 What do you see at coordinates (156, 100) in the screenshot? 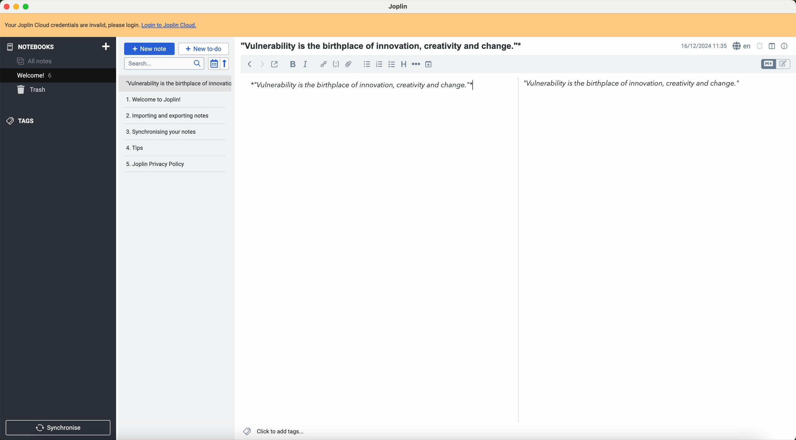
I see `1.welcome to Joplin` at bounding box center [156, 100].